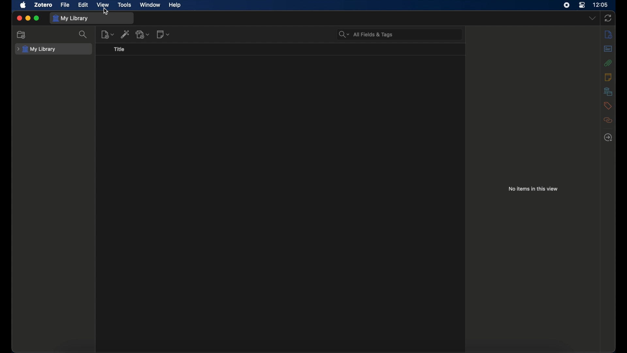  Describe the element at coordinates (106, 11) in the screenshot. I see `cursor` at that location.